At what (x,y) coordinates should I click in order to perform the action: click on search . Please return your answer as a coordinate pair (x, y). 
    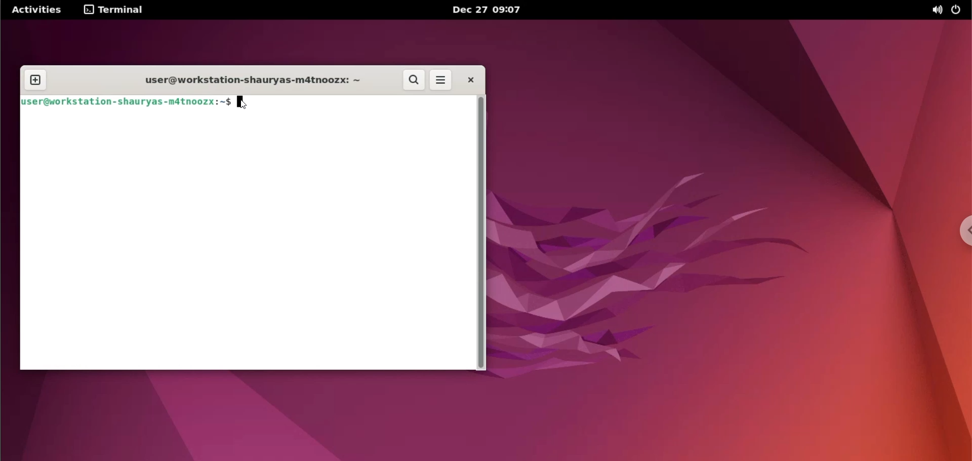
    Looking at the image, I should click on (414, 80).